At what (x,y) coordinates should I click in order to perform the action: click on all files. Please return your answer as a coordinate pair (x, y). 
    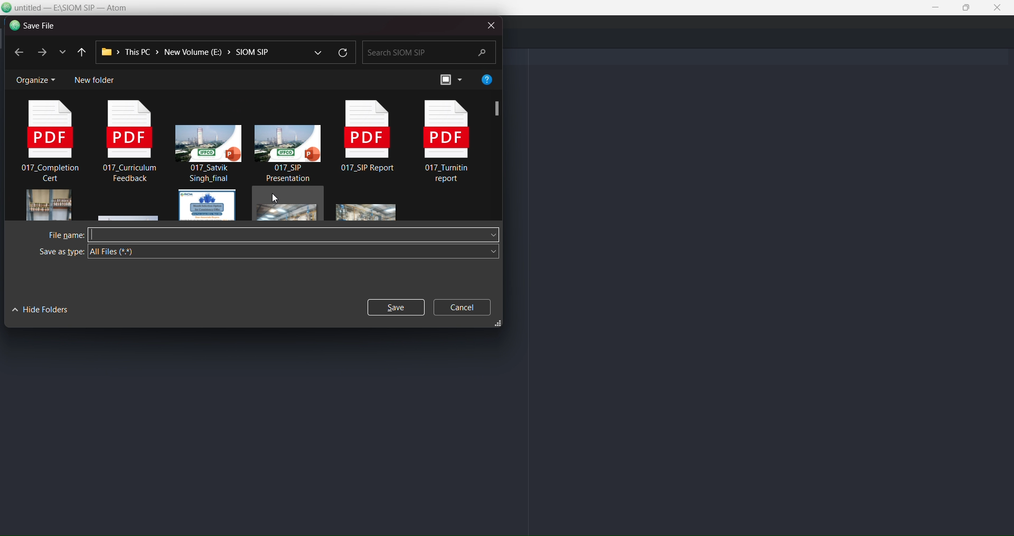
    Looking at the image, I should click on (281, 251).